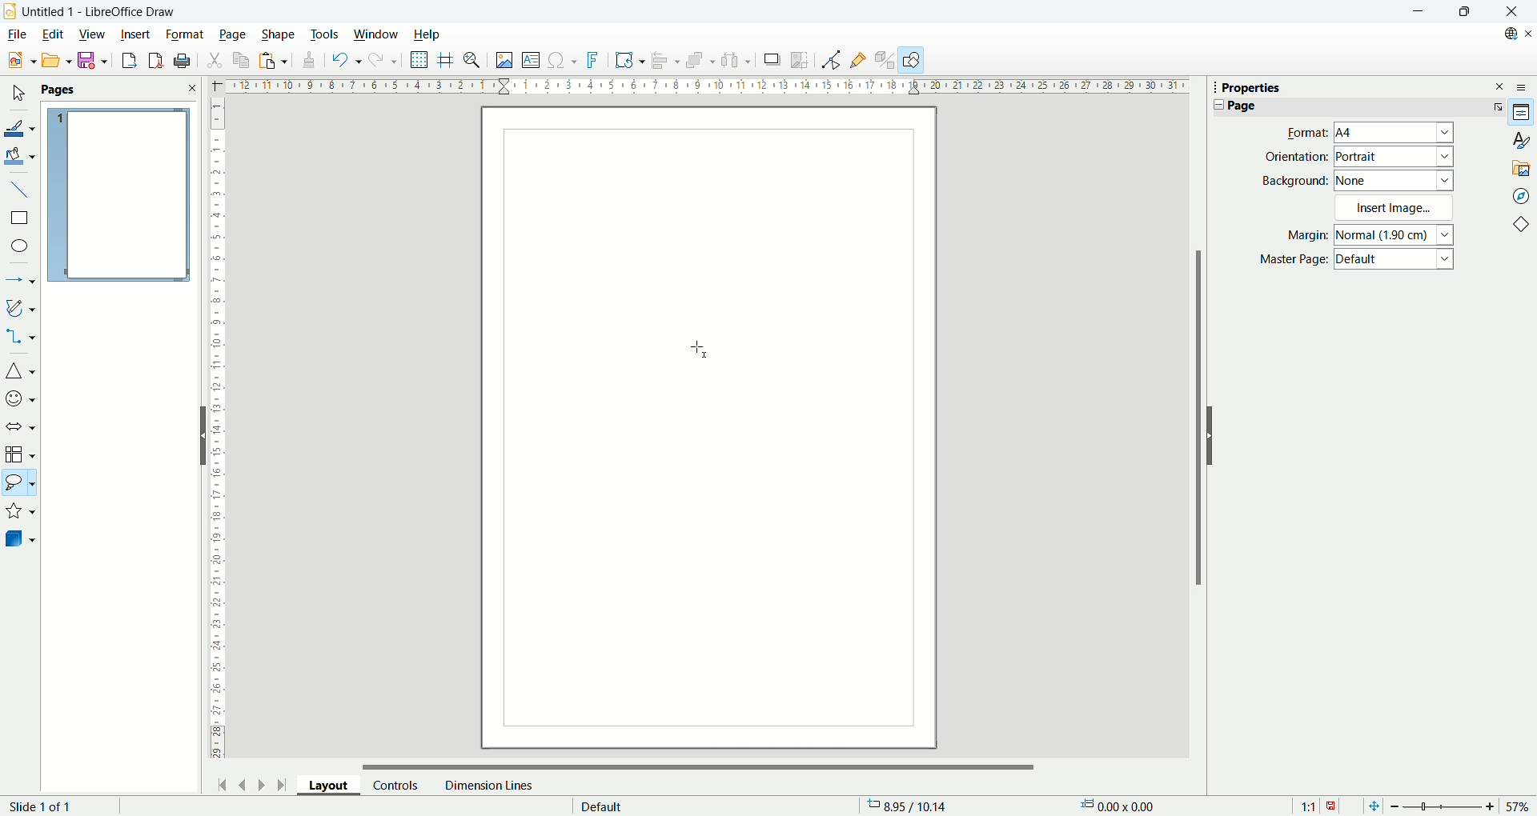 The height and width of the screenshot is (816, 1537). I want to click on next page, so click(259, 783).